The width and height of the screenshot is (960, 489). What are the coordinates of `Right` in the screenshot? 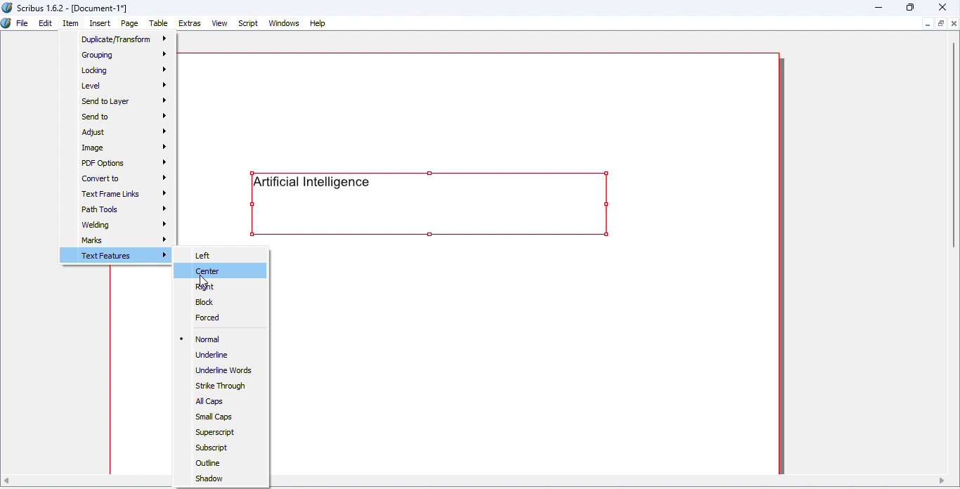 It's located at (205, 287).